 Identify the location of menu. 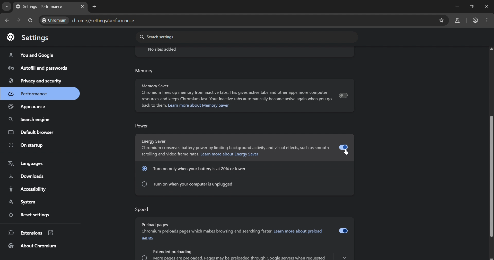
(488, 21).